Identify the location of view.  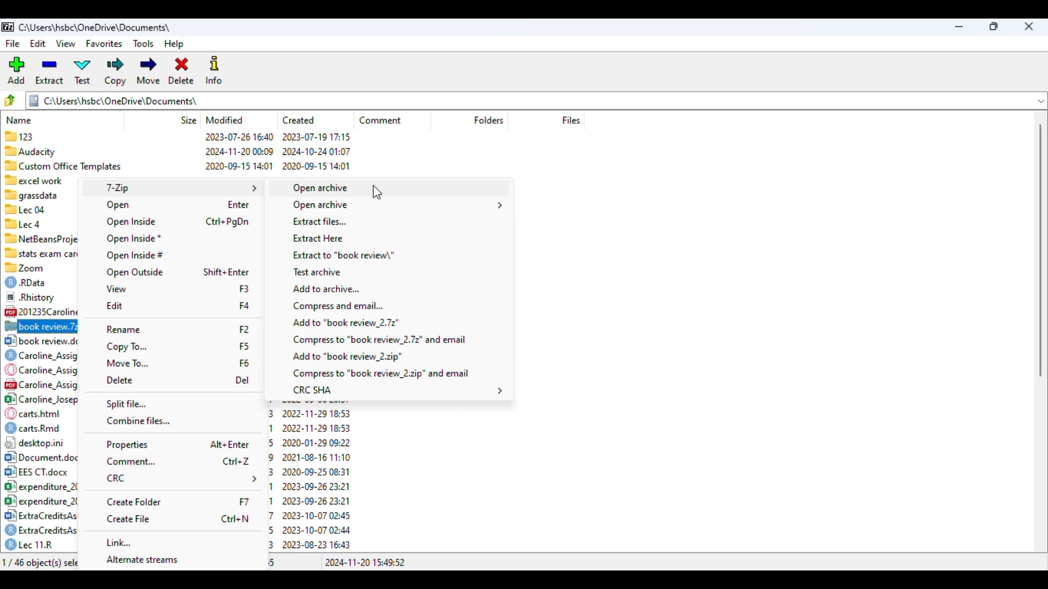
(67, 44).